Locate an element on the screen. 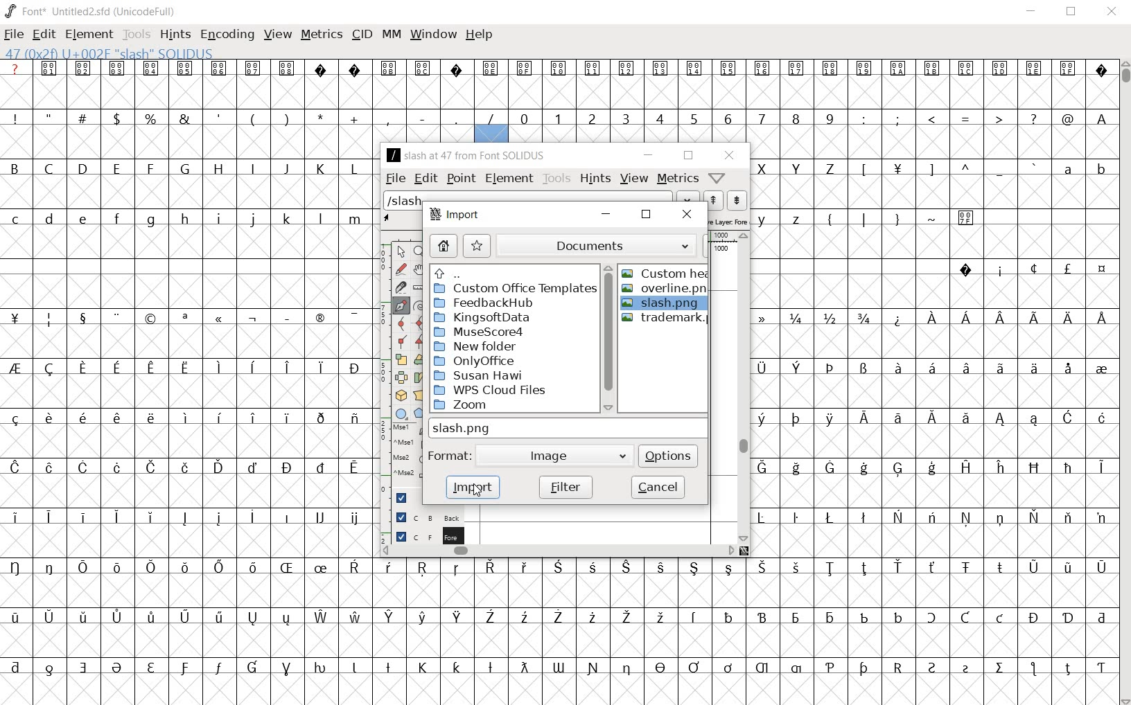  scale the selection is located at coordinates (400, 359).